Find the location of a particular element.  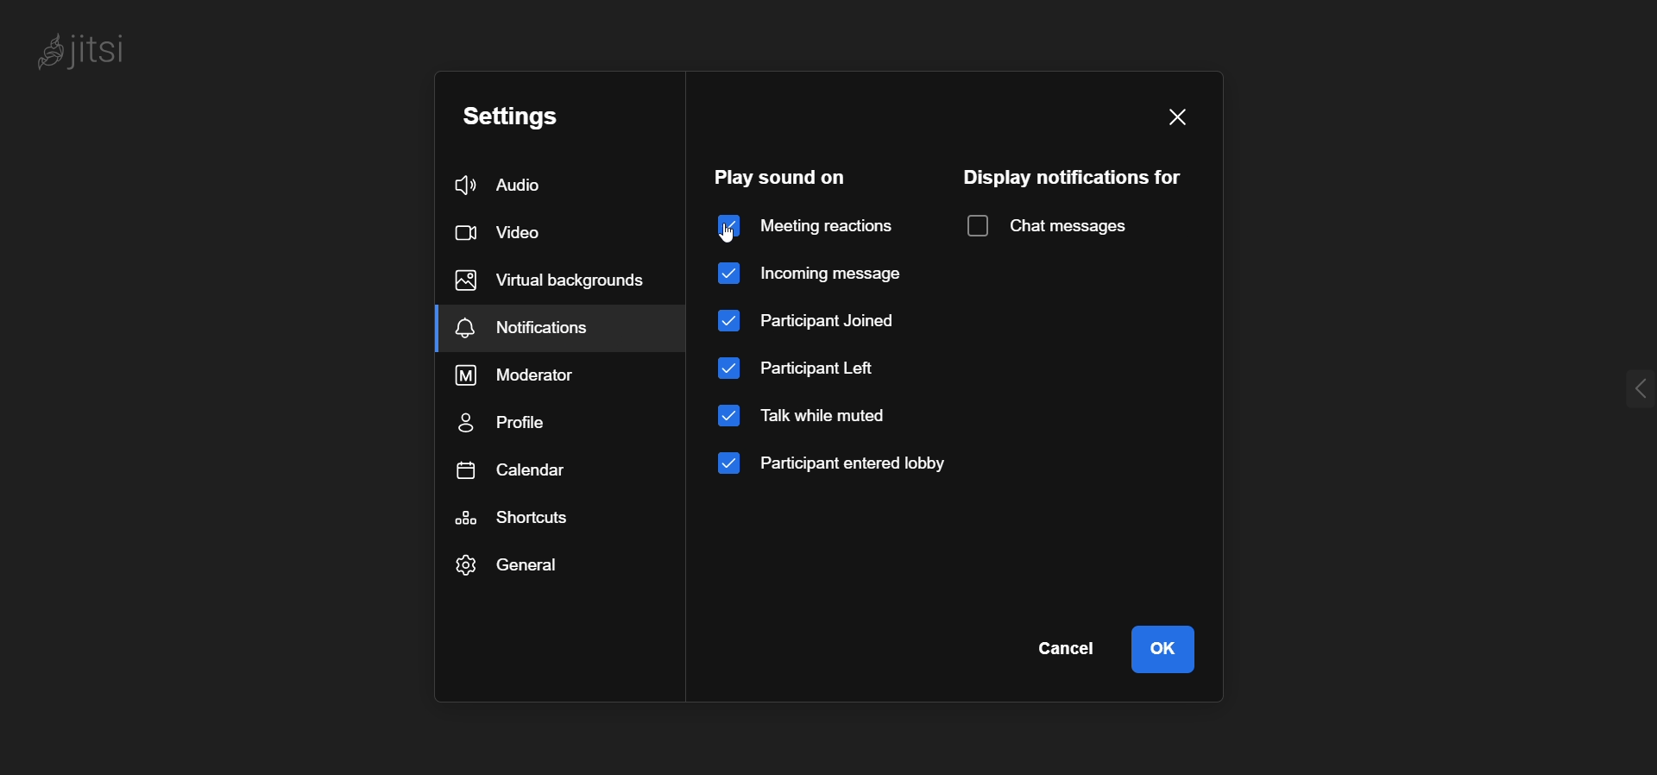

calendar is located at coordinates (519, 471).